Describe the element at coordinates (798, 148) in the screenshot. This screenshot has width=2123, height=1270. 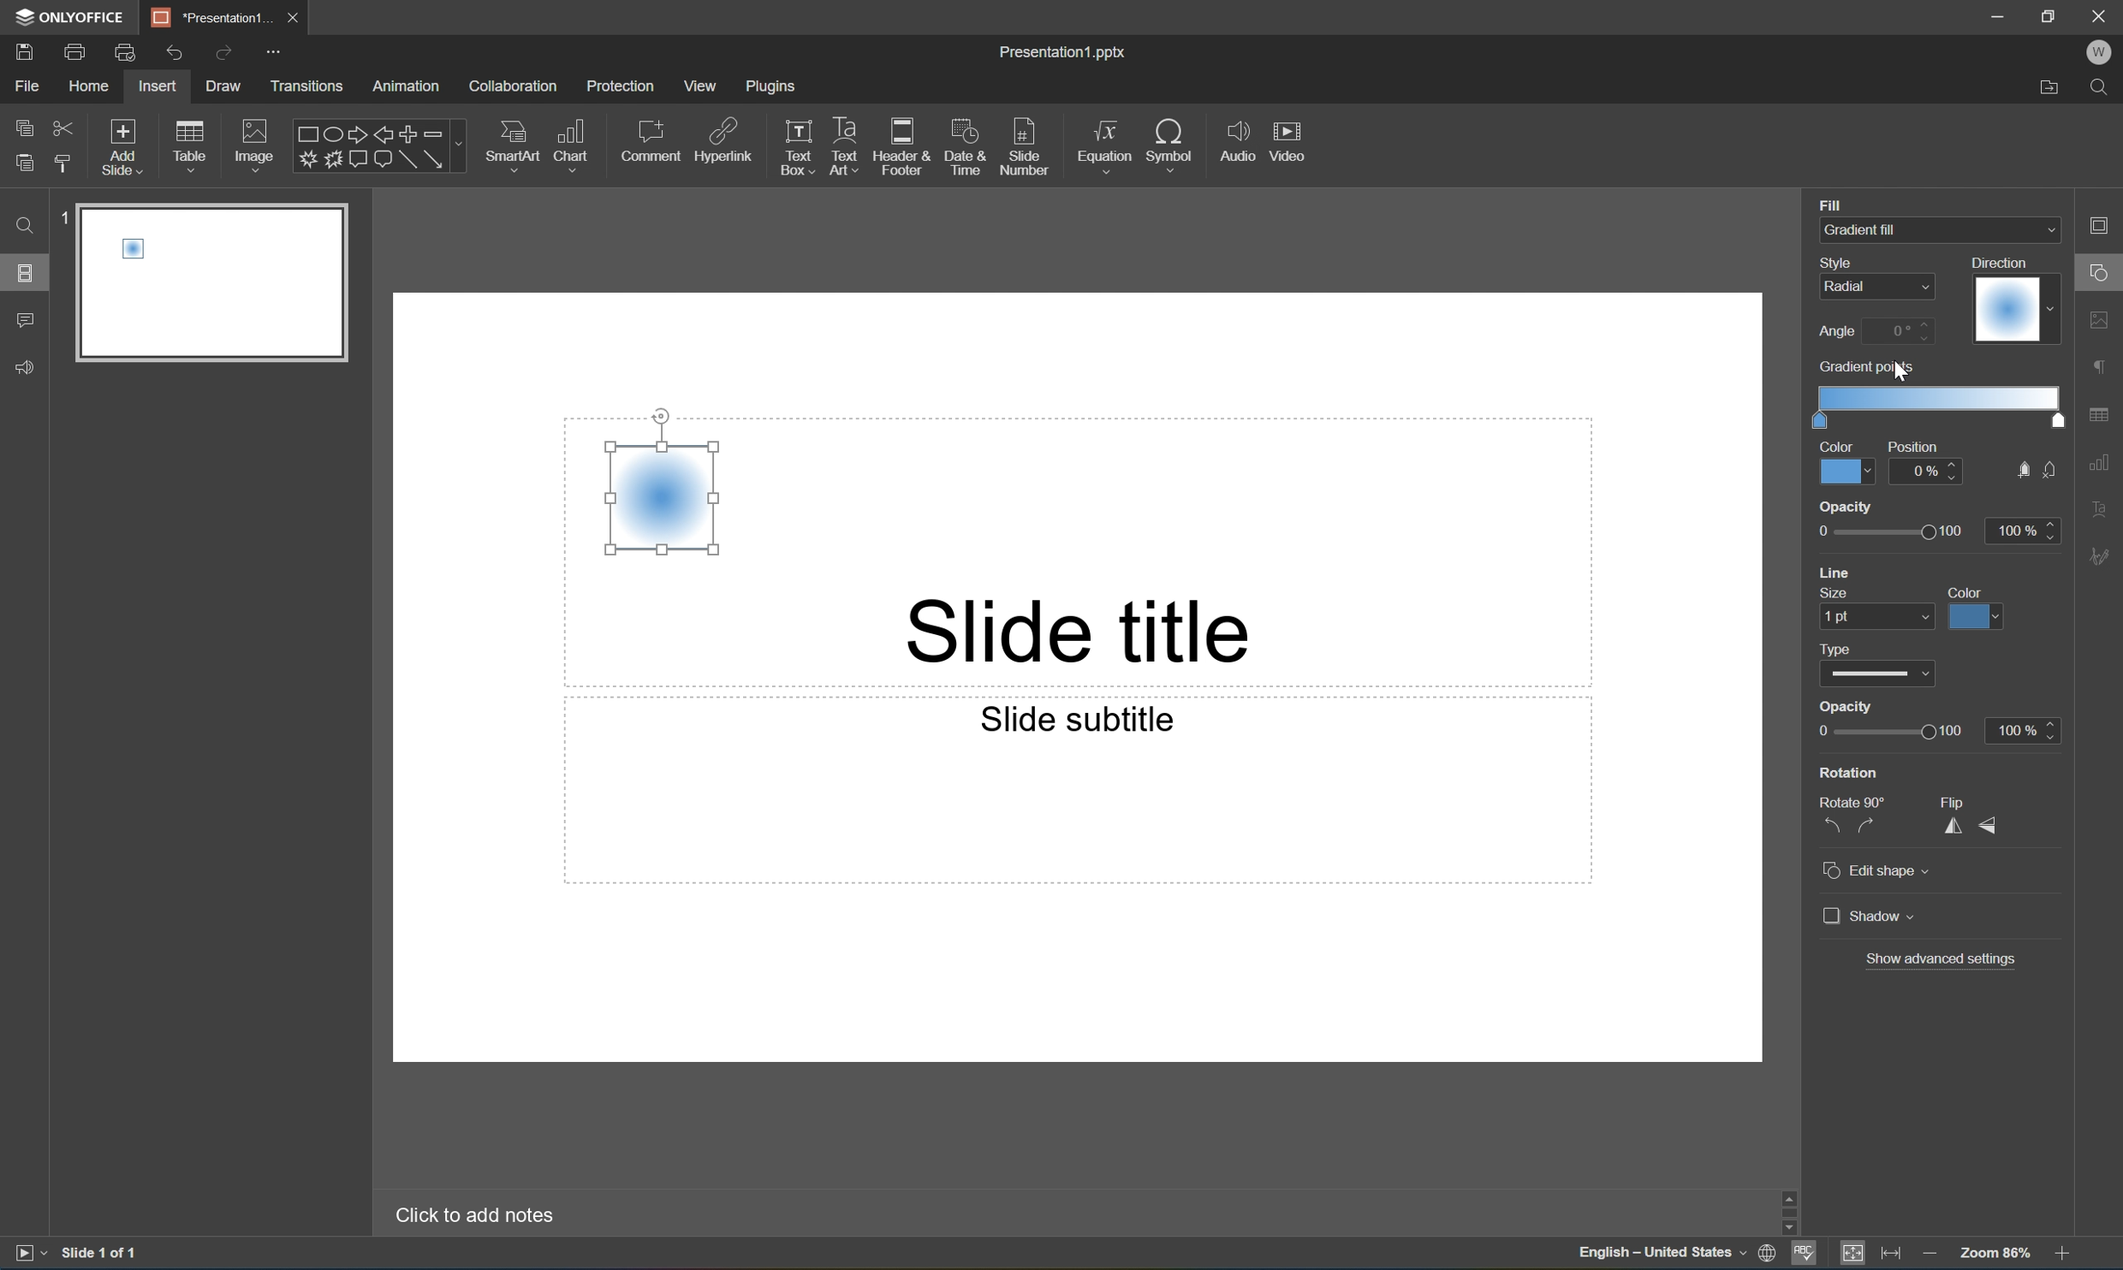
I see `Text Box` at that location.